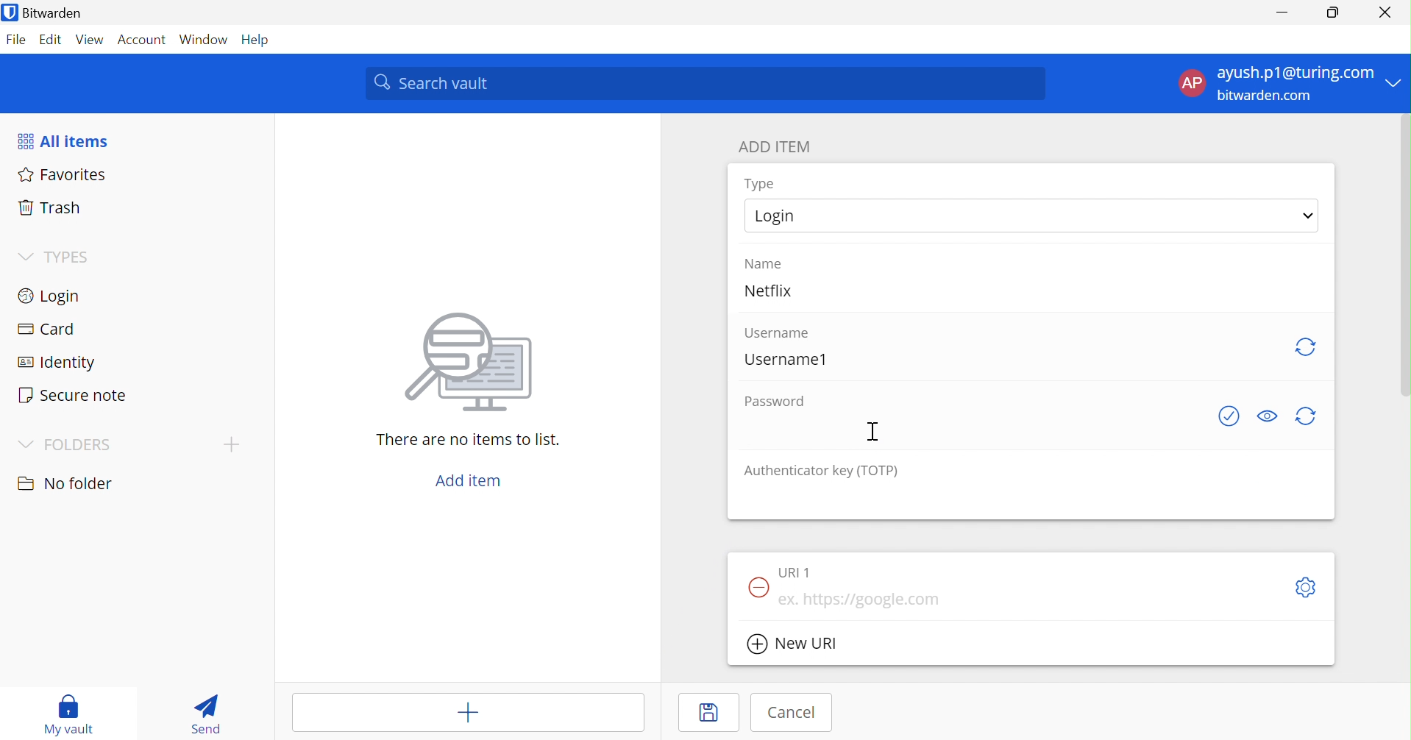  Describe the element at coordinates (63, 174) in the screenshot. I see `Favorites` at that location.